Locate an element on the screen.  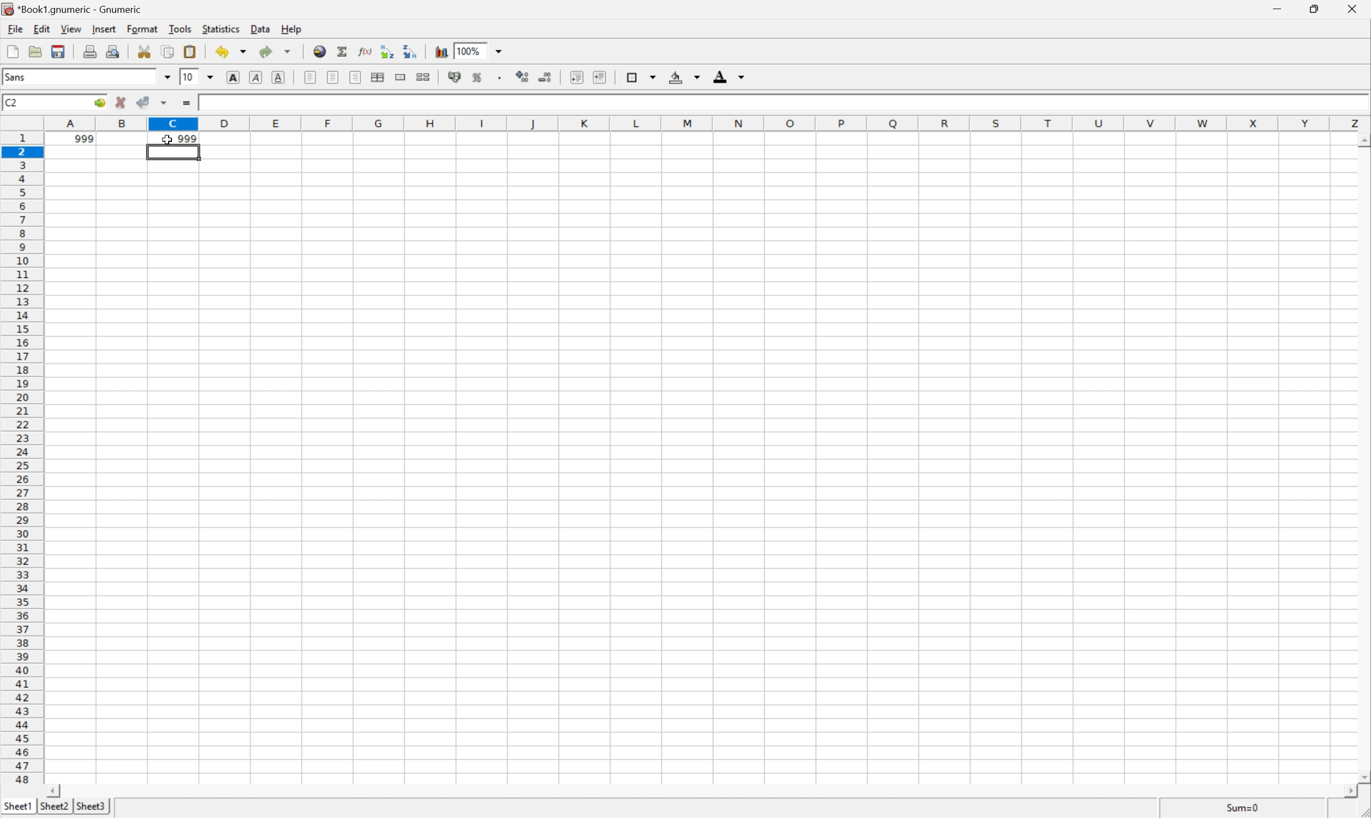
Center horizontally is located at coordinates (332, 77).